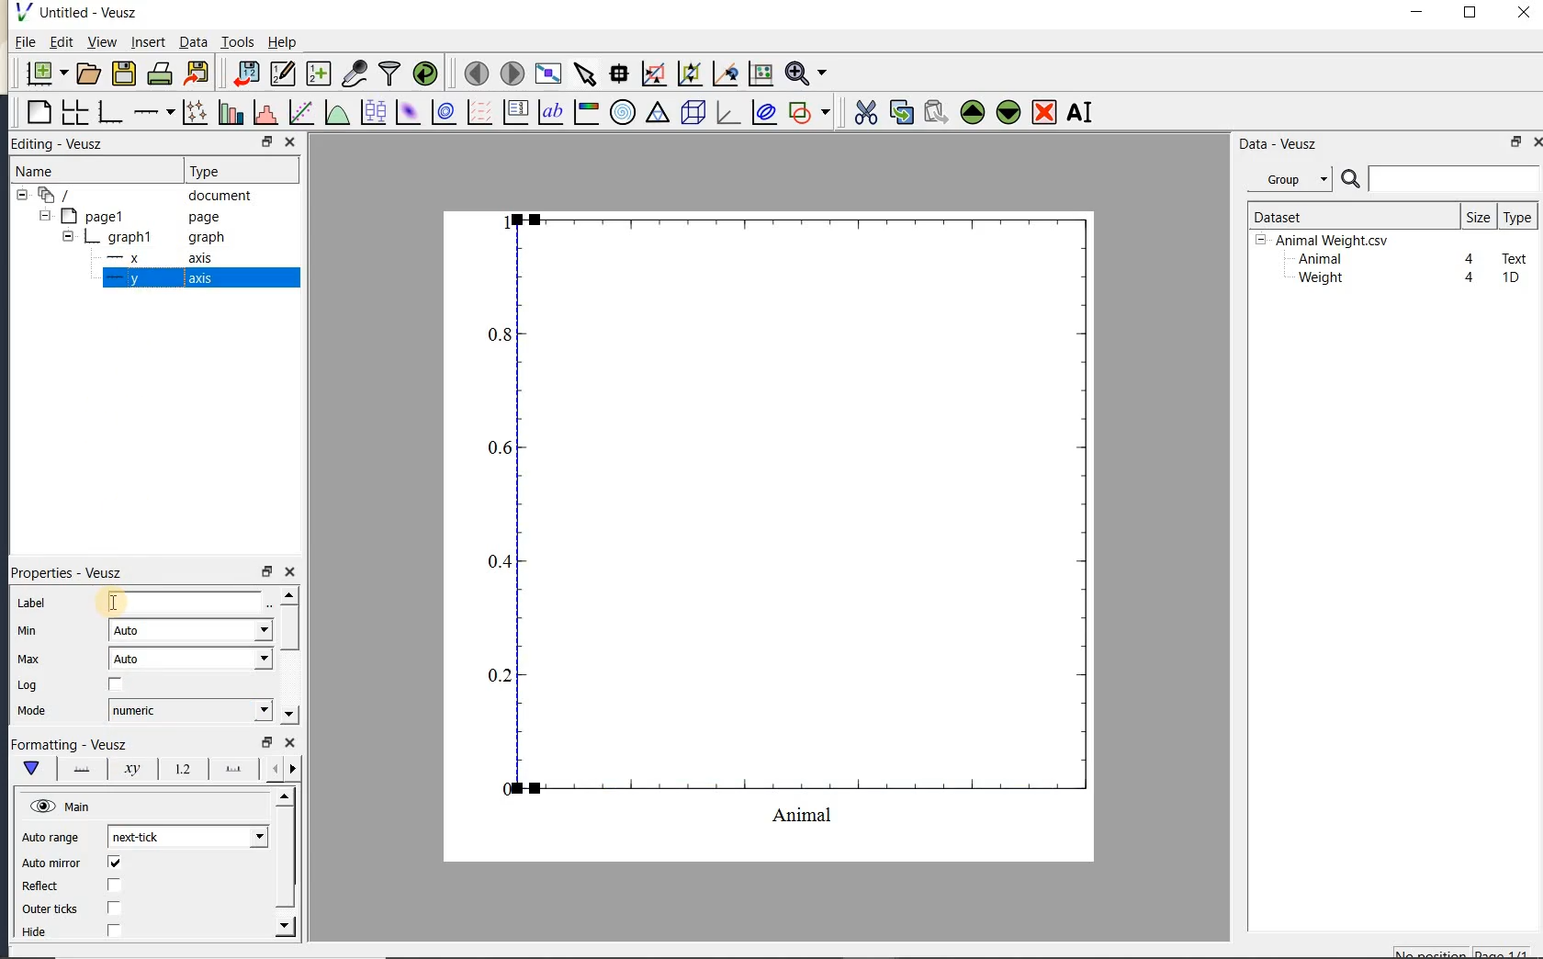 The image size is (1543, 959). What do you see at coordinates (760, 74) in the screenshot?
I see `click to reset graph axes` at bounding box center [760, 74].